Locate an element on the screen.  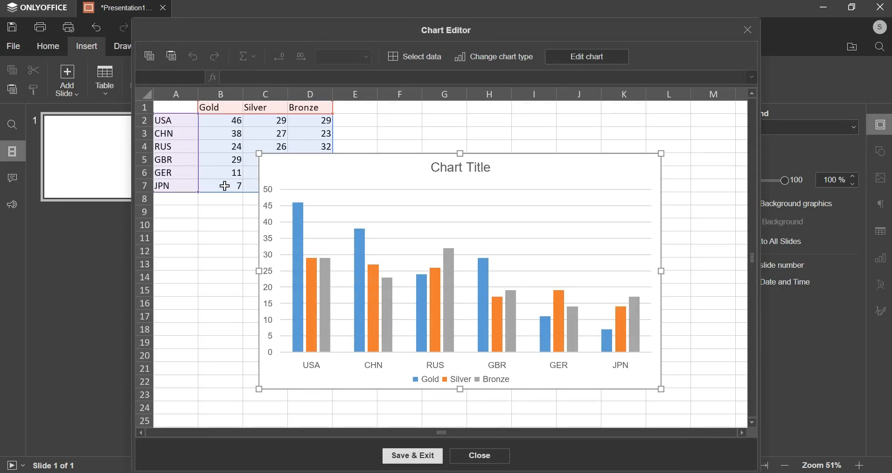
edit chart is located at coordinates (586, 57).